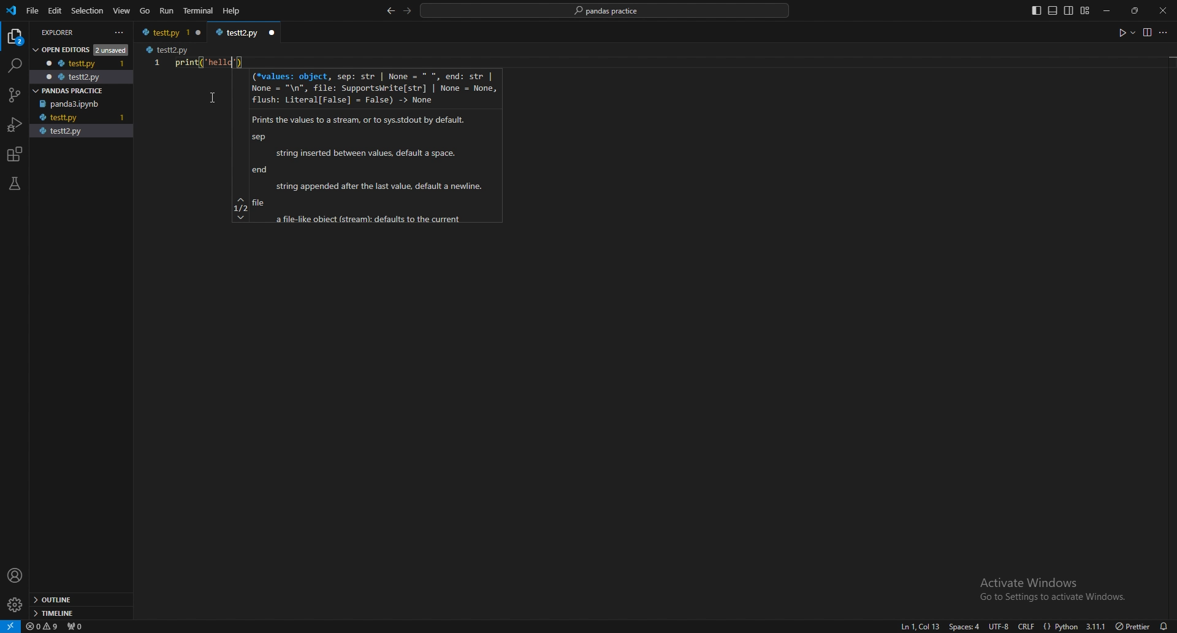 Image resolution: width=1177 pixels, height=633 pixels. I want to click on search, so click(13, 66).